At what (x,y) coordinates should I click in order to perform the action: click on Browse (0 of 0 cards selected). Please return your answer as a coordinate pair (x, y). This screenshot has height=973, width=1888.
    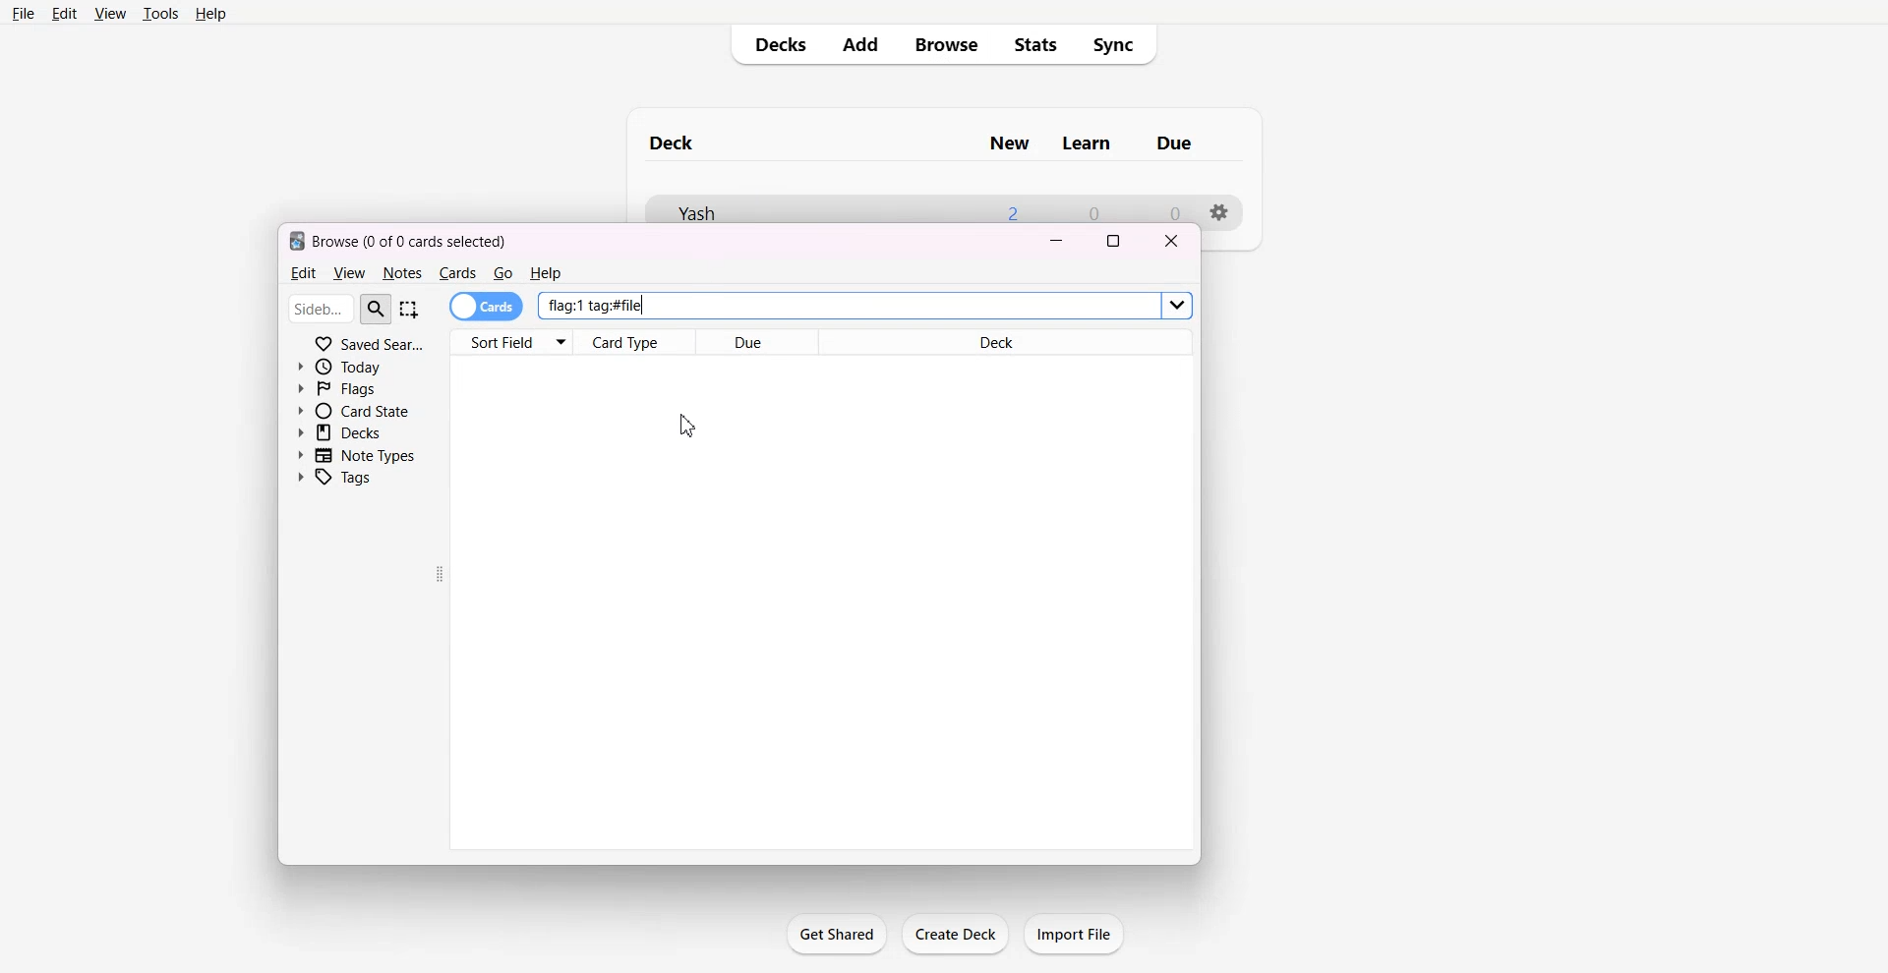
    Looking at the image, I should click on (419, 241).